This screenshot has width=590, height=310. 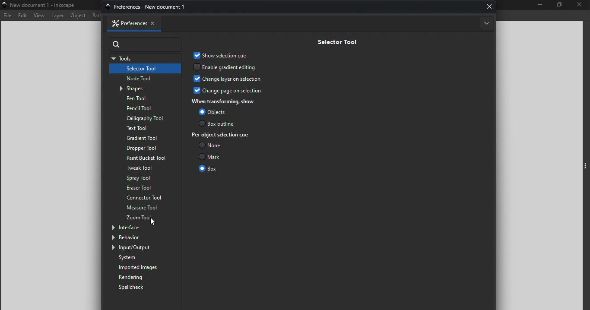 I want to click on System, so click(x=143, y=257).